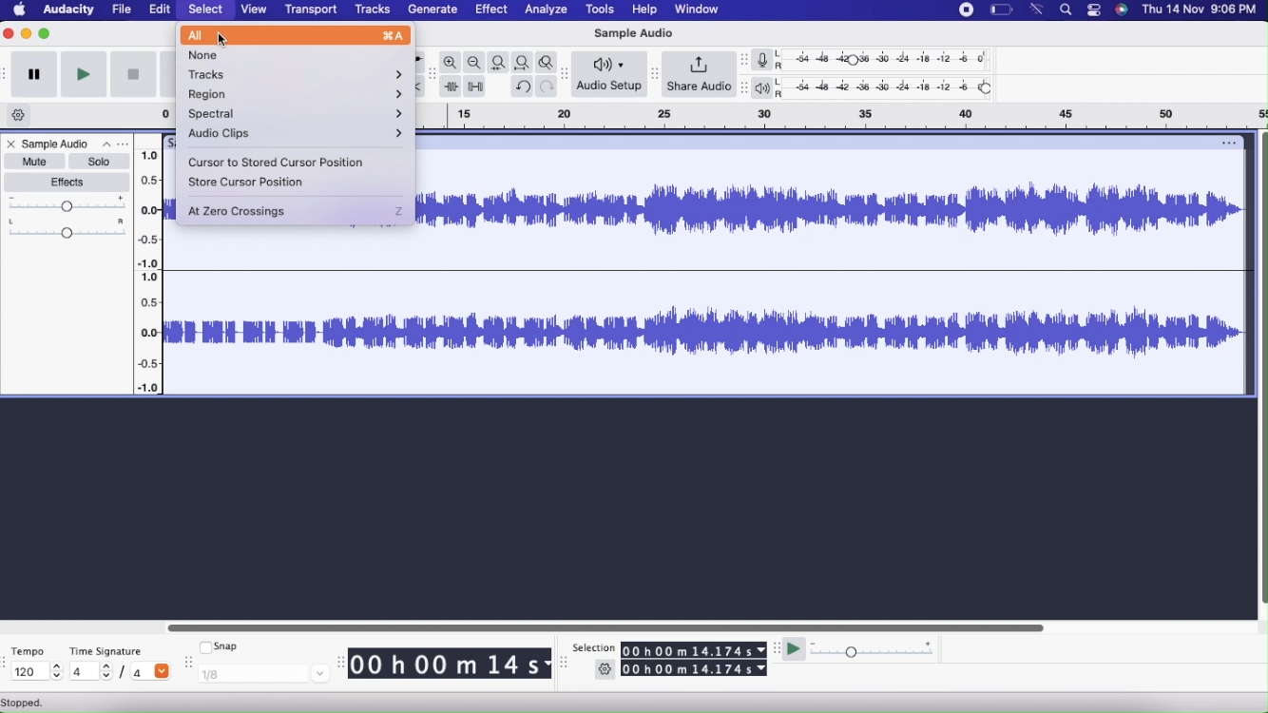 The image size is (1268, 713). I want to click on Fit selection to width, so click(500, 61).